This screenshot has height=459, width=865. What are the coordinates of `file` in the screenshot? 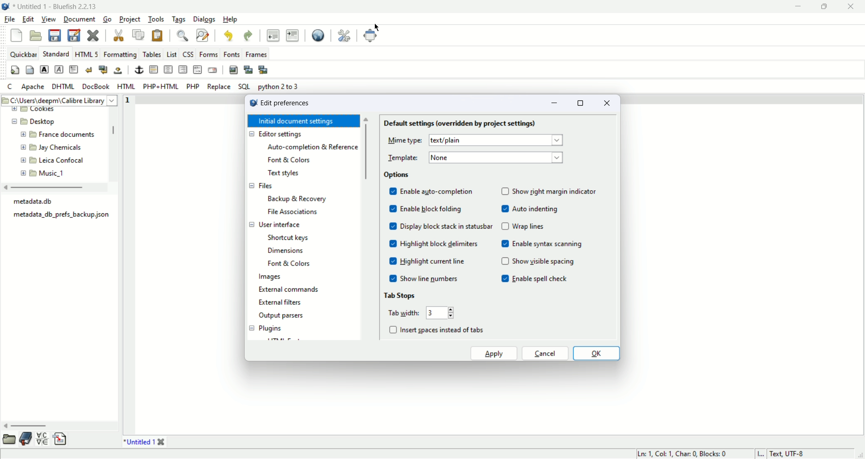 It's located at (9, 19).